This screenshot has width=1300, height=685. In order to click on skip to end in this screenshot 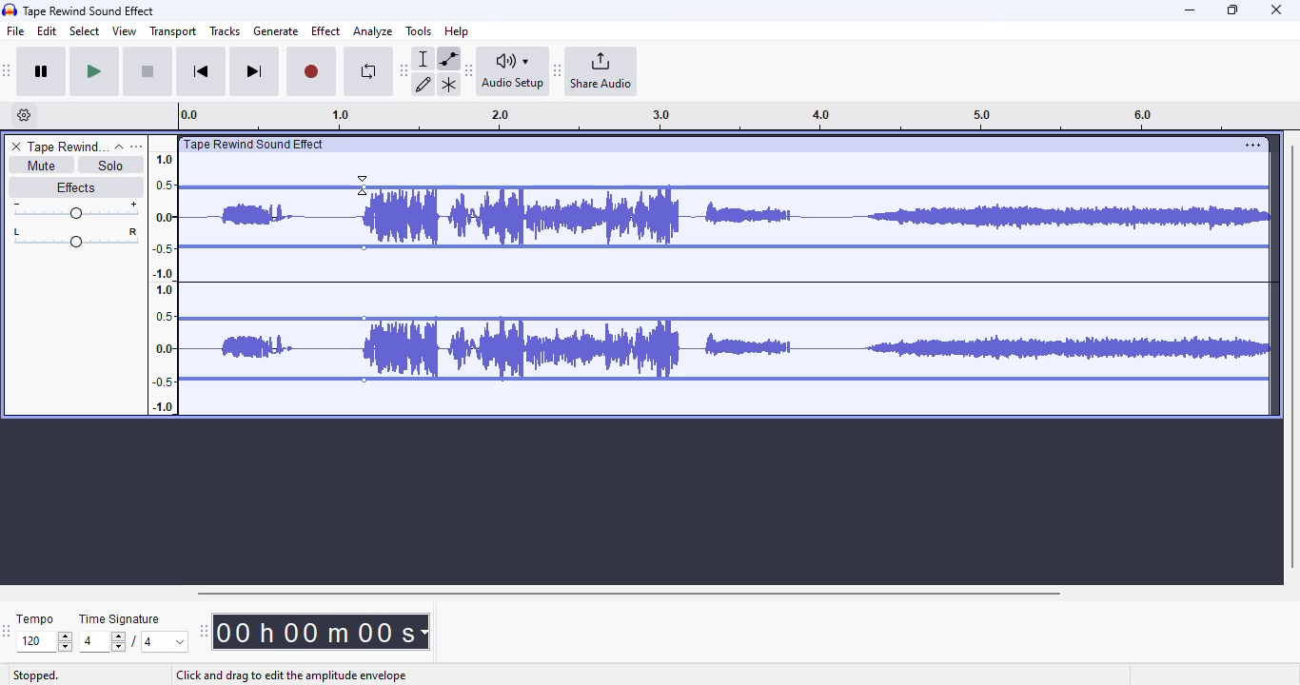, I will do `click(253, 72)`.